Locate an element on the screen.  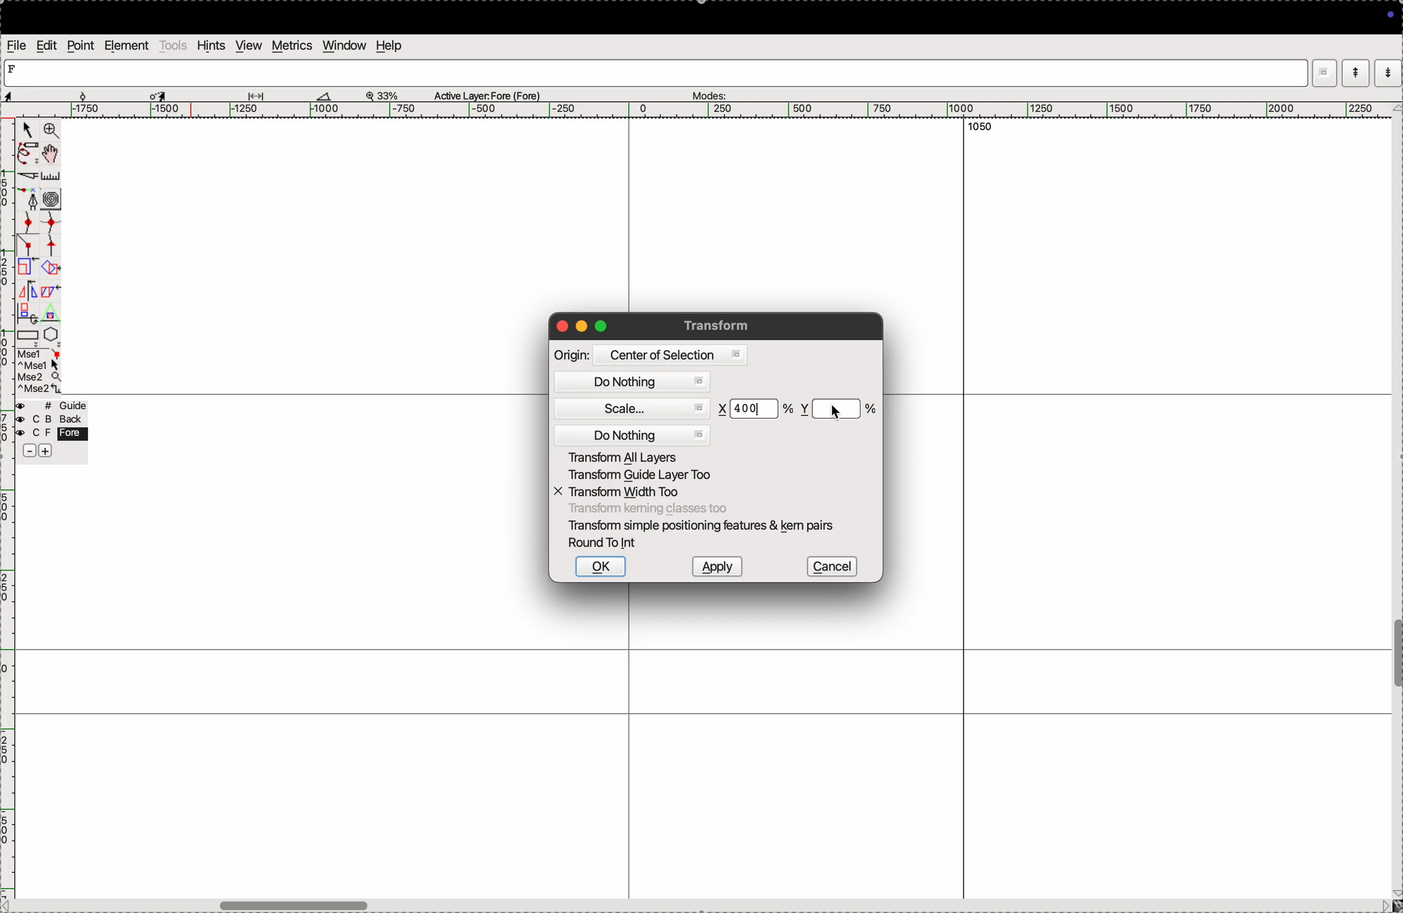
Triangle is located at coordinates (50, 313).